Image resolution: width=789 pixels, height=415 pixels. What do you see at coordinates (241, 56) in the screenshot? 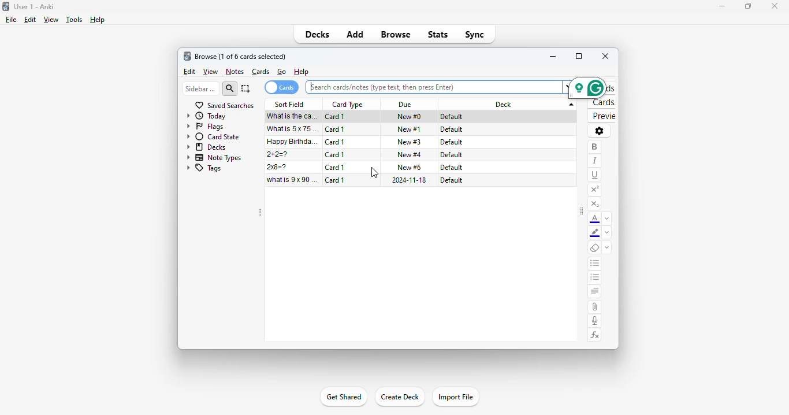
I see `browse (1 of 6 cards selected)` at bounding box center [241, 56].